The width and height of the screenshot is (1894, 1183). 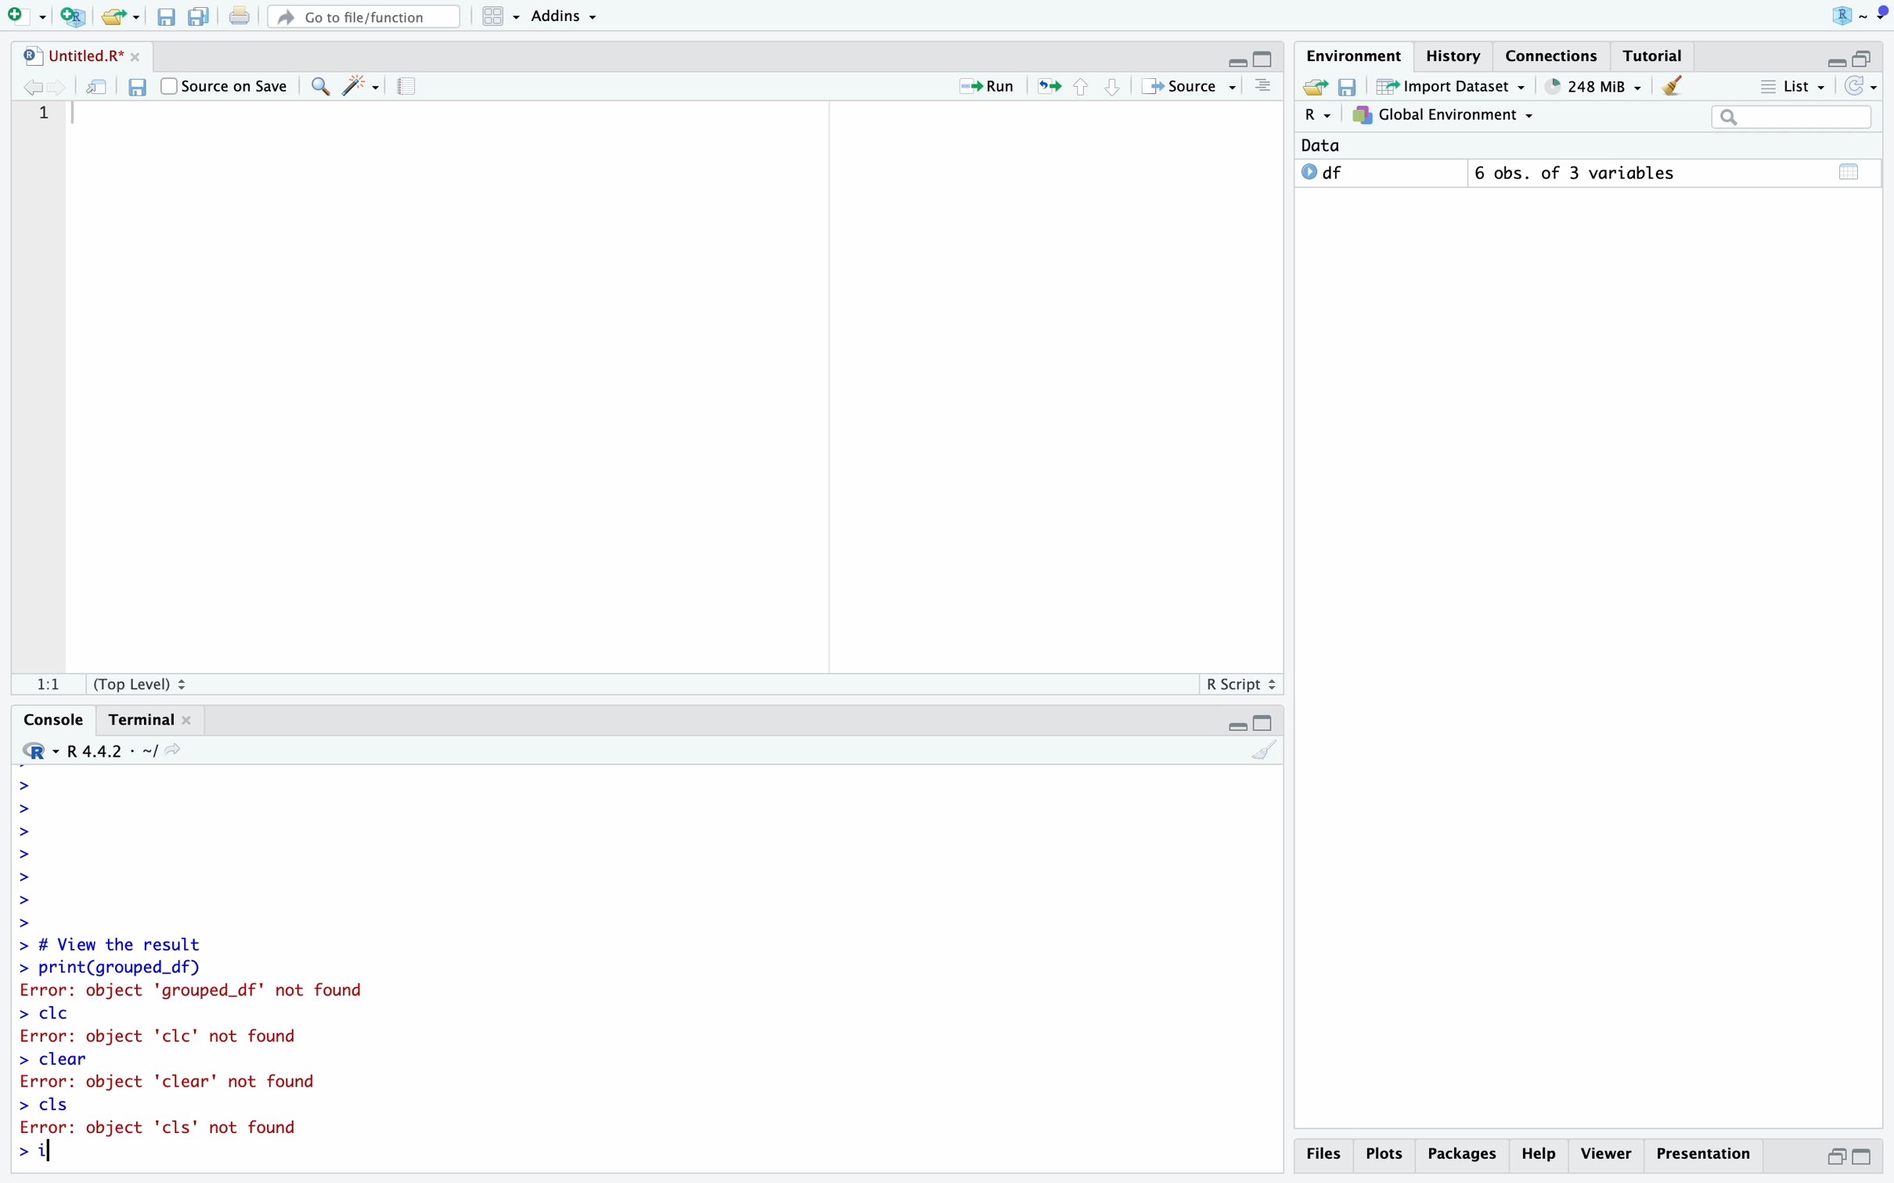 I want to click on Global Environment, so click(x=1442, y=117).